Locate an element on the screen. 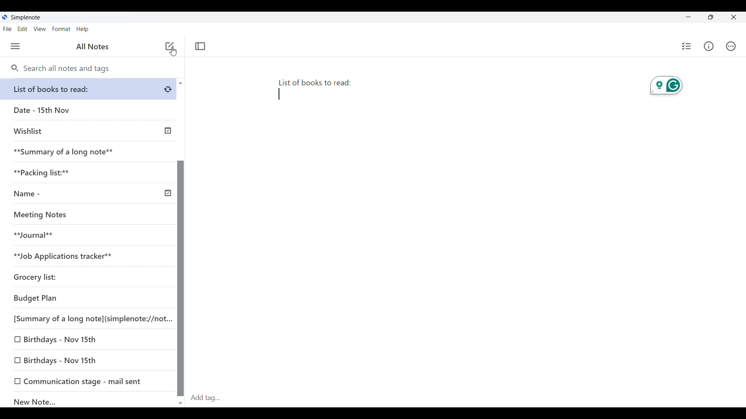 The image size is (746, 419). Actions is located at coordinates (731, 46).